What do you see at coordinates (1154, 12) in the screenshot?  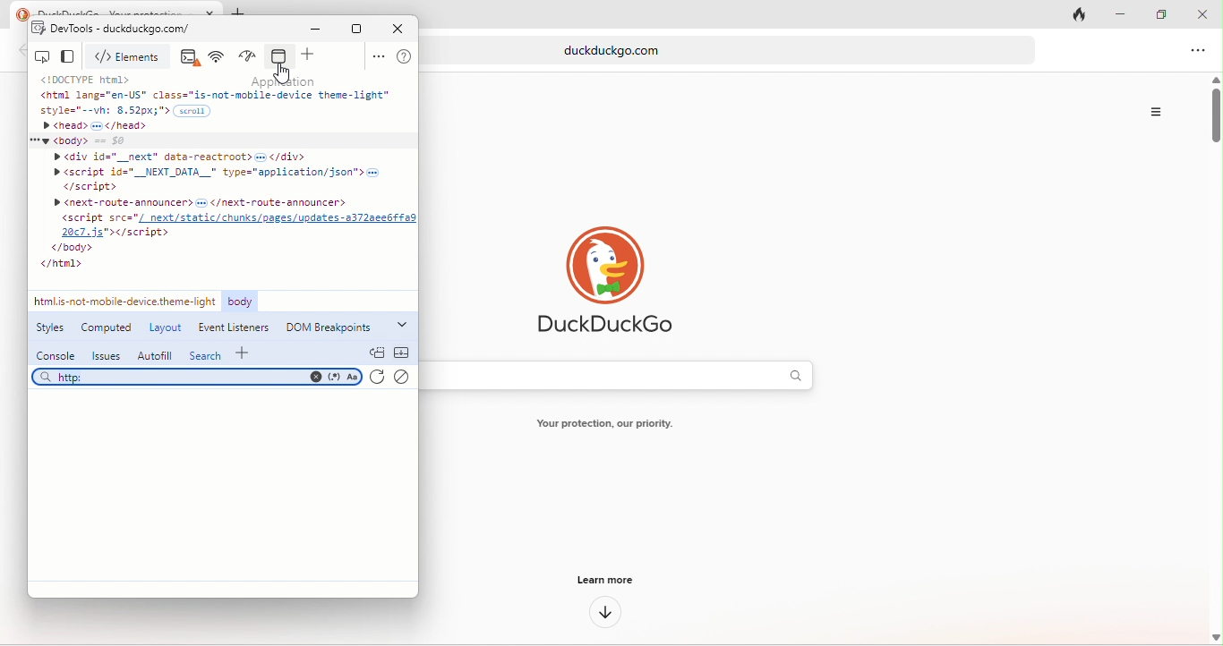 I see `maximize` at bounding box center [1154, 12].